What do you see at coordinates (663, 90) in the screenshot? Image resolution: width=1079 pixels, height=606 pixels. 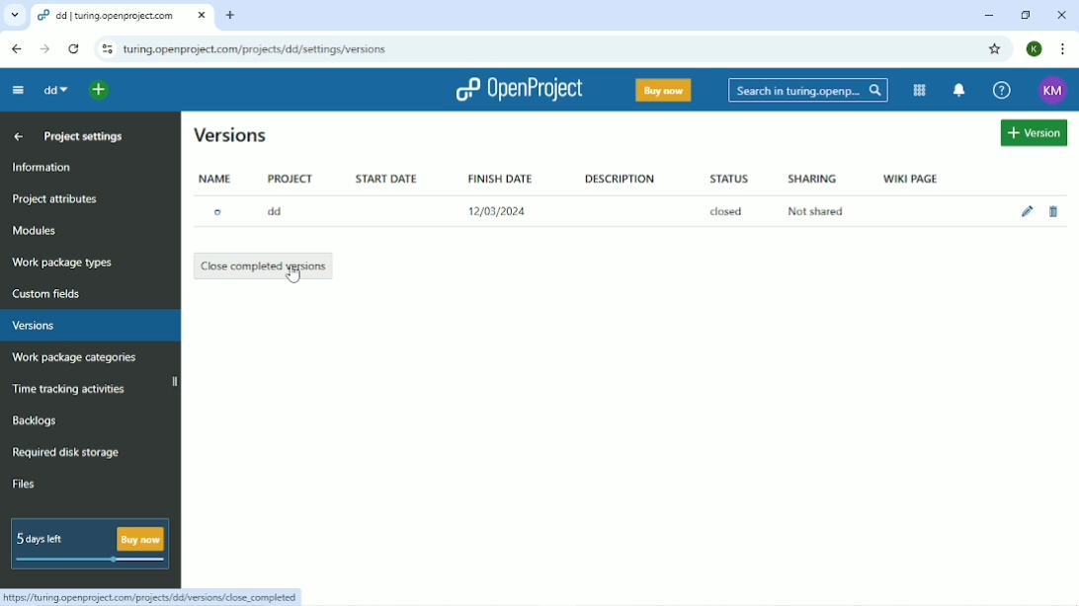 I see `Buy now` at bounding box center [663, 90].